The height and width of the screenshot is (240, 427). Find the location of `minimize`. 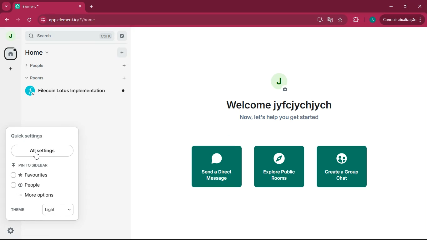

minimize is located at coordinates (392, 7).